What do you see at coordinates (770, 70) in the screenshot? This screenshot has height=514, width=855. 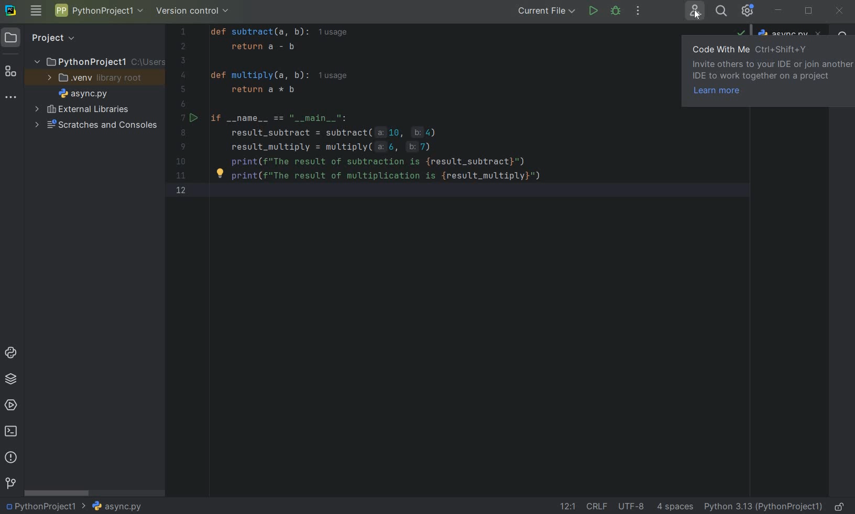 I see `CODE WITH ME` at bounding box center [770, 70].